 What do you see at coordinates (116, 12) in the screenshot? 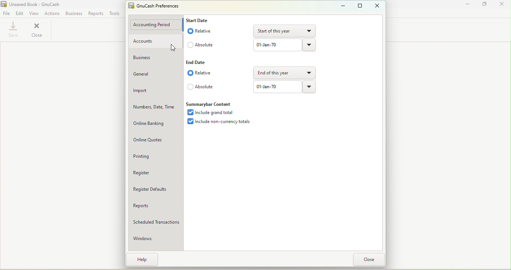
I see `Tools` at bounding box center [116, 12].